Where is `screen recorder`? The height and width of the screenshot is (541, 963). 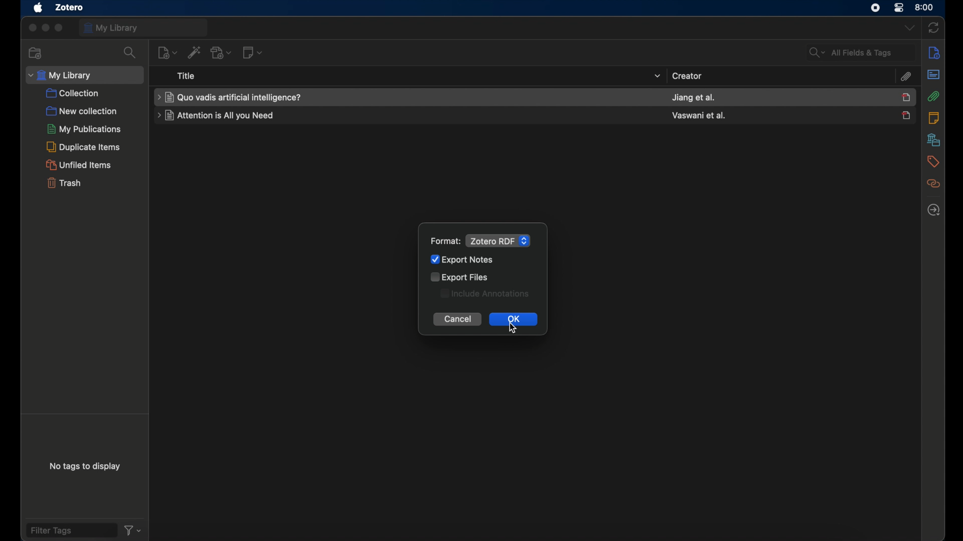
screen recorder is located at coordinates (876, 7).